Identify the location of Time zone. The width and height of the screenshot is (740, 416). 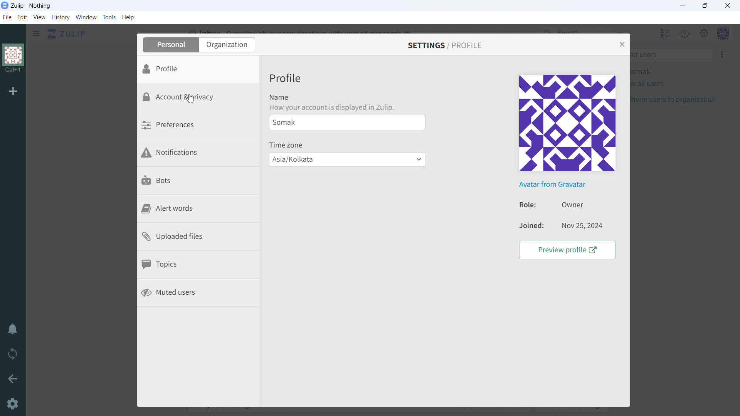
(287, 145).